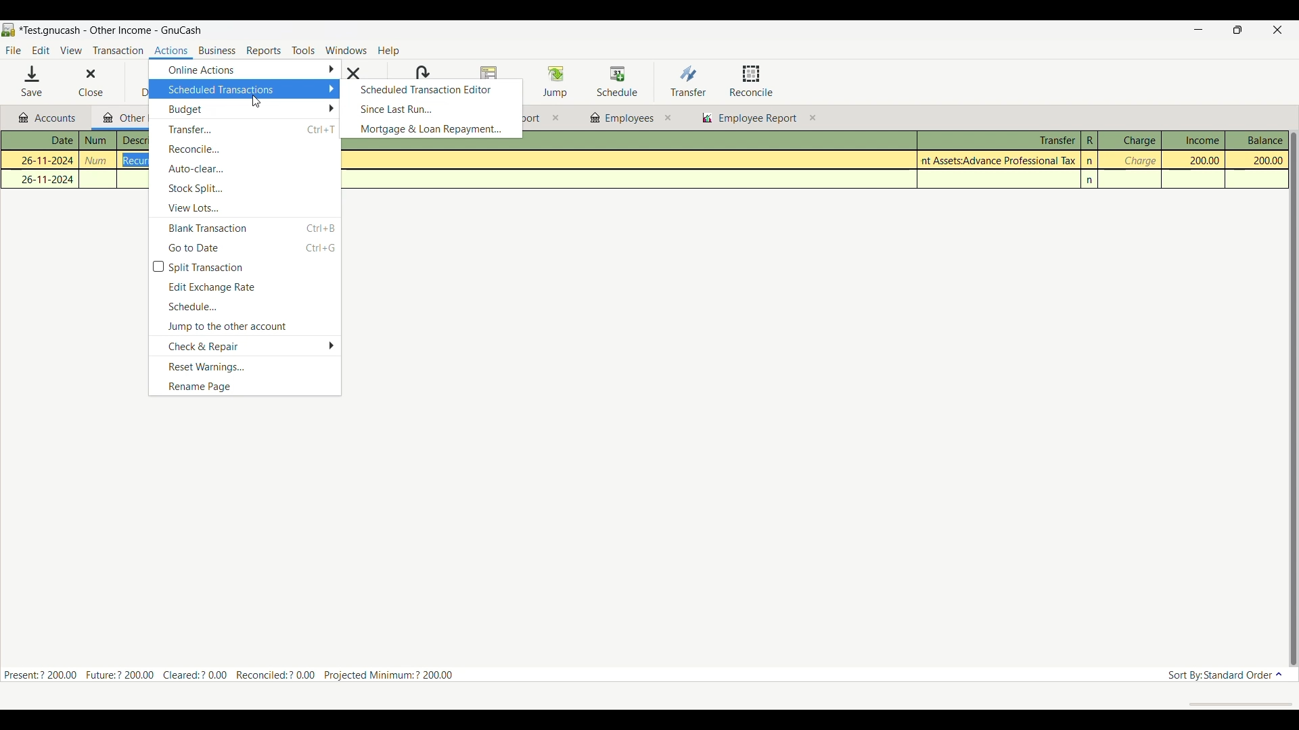 The image size is (1299, 730). I want to click on Balance column, so click(1257, 140).